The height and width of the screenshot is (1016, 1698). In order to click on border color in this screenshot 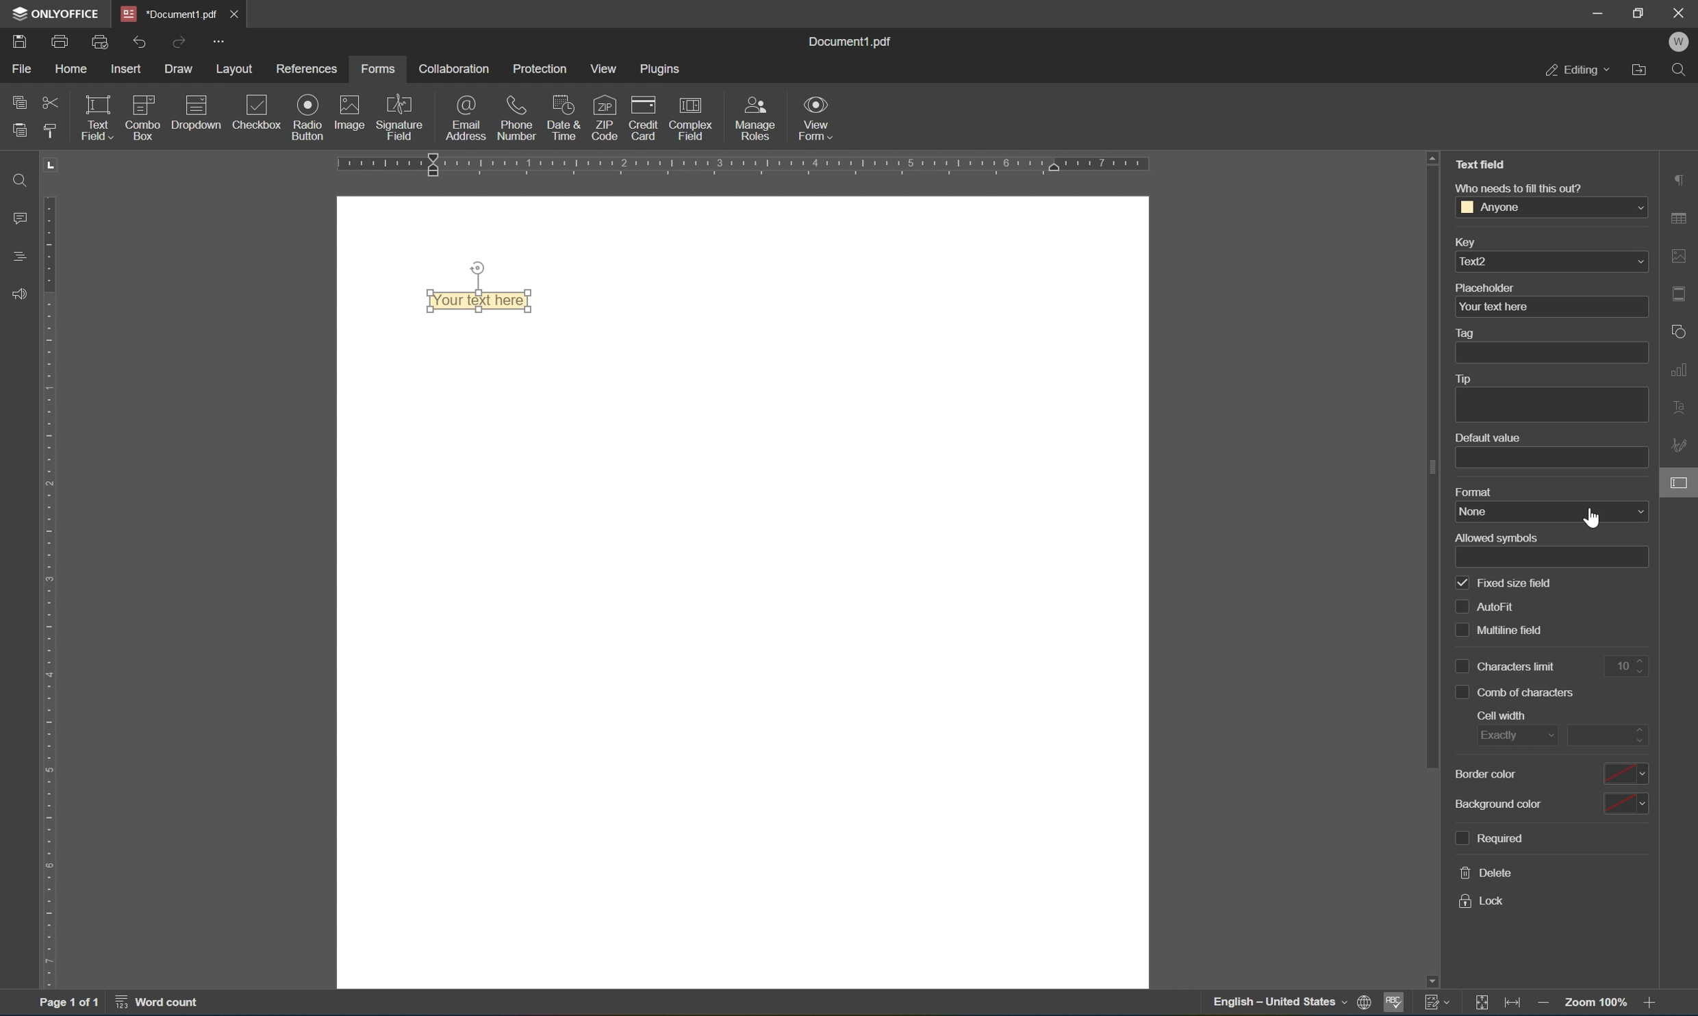, I will do `click(1486, 775)`.